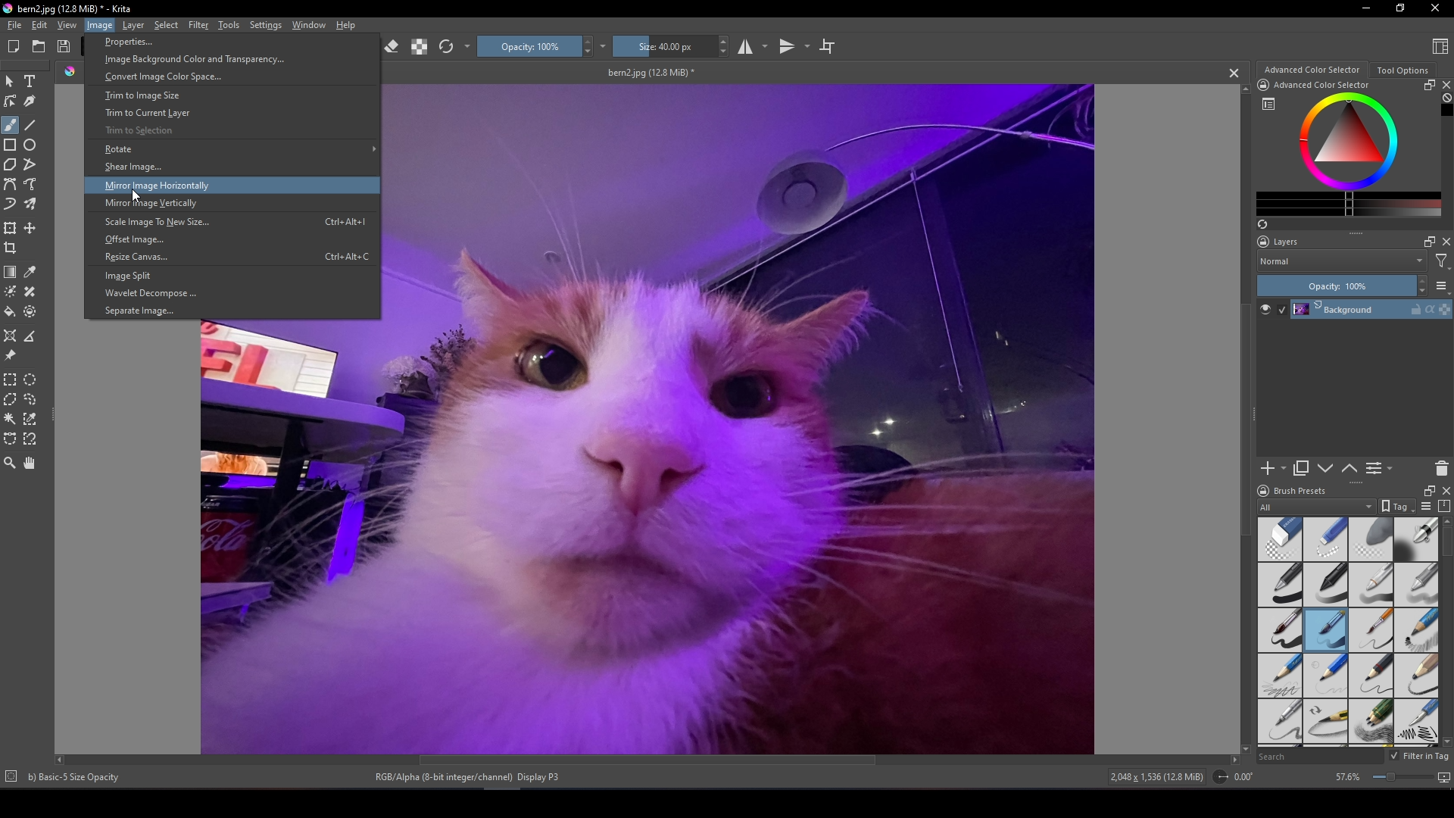 This screenshot has width=1454, height=818. Describe the element at coordinates (11, 418) in the screenshot. I see `Contiguous selection tool` at that location.